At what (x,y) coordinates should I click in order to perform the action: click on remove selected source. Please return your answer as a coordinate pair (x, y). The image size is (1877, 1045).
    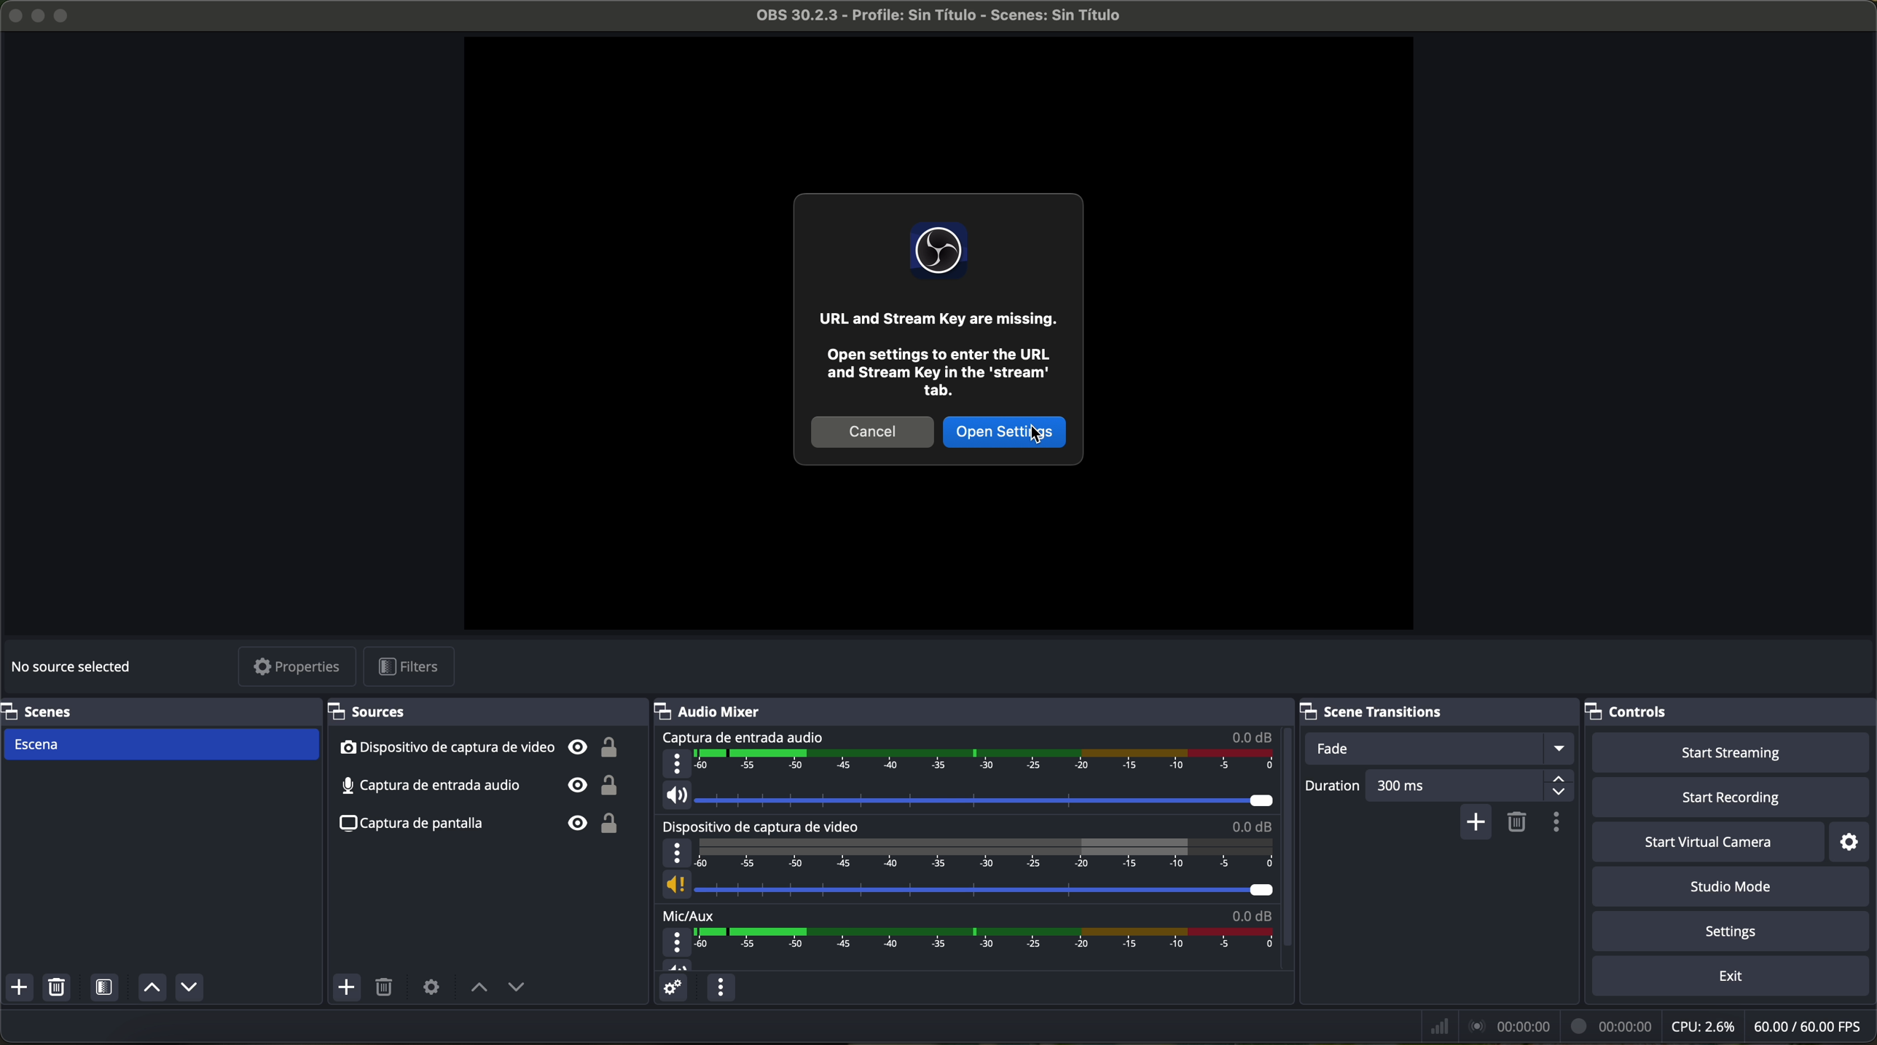
    Looking at the image, I should click on (387, 988).